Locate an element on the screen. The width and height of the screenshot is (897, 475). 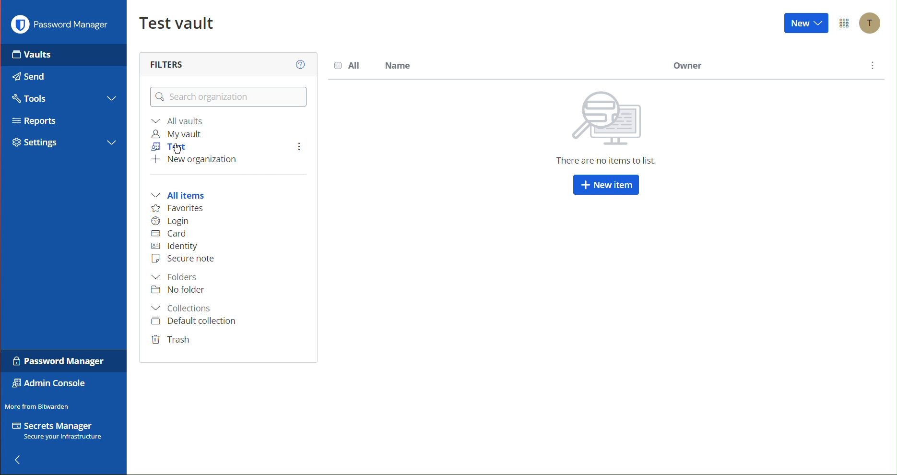
Settings is located at coordinates (36, 144).